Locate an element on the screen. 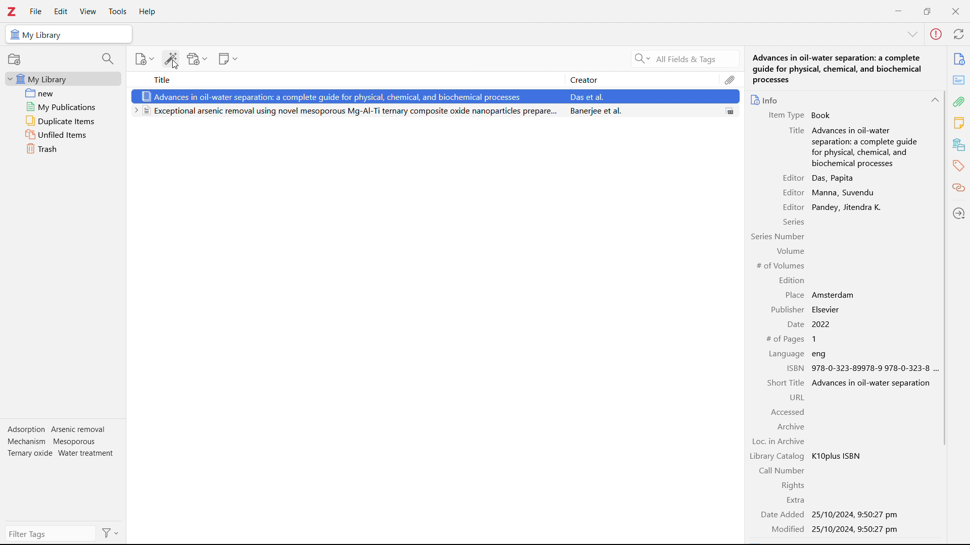 The height and width of the screenshot is (545, 970). view is located at coordinates (88, 12).